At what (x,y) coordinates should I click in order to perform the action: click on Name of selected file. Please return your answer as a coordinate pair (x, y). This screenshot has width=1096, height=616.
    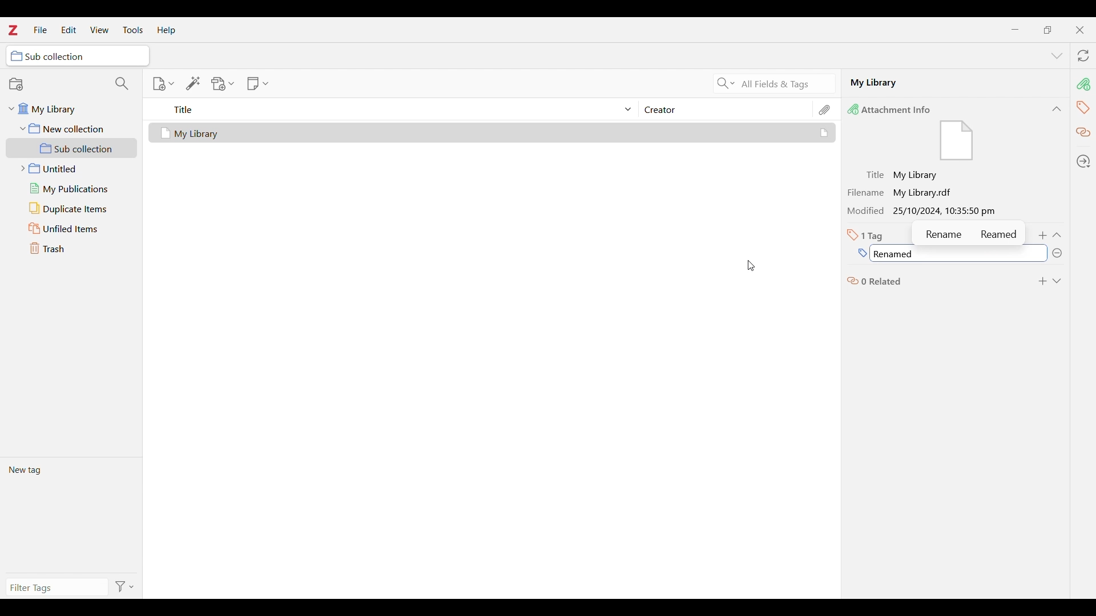
    Looking at the image, I should click on (942, 82).